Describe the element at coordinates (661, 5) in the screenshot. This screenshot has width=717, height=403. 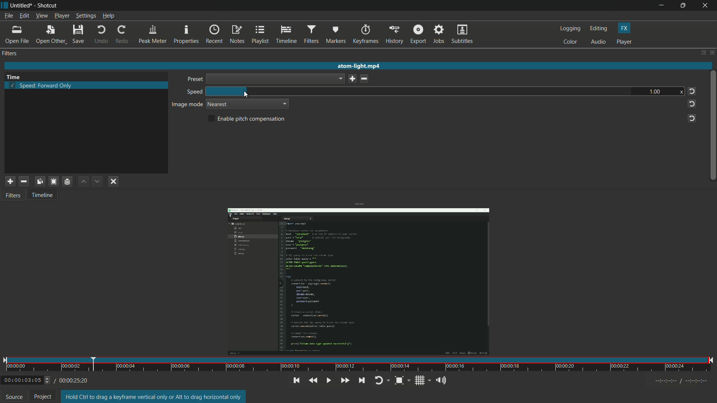
I see `minimize` at that location.